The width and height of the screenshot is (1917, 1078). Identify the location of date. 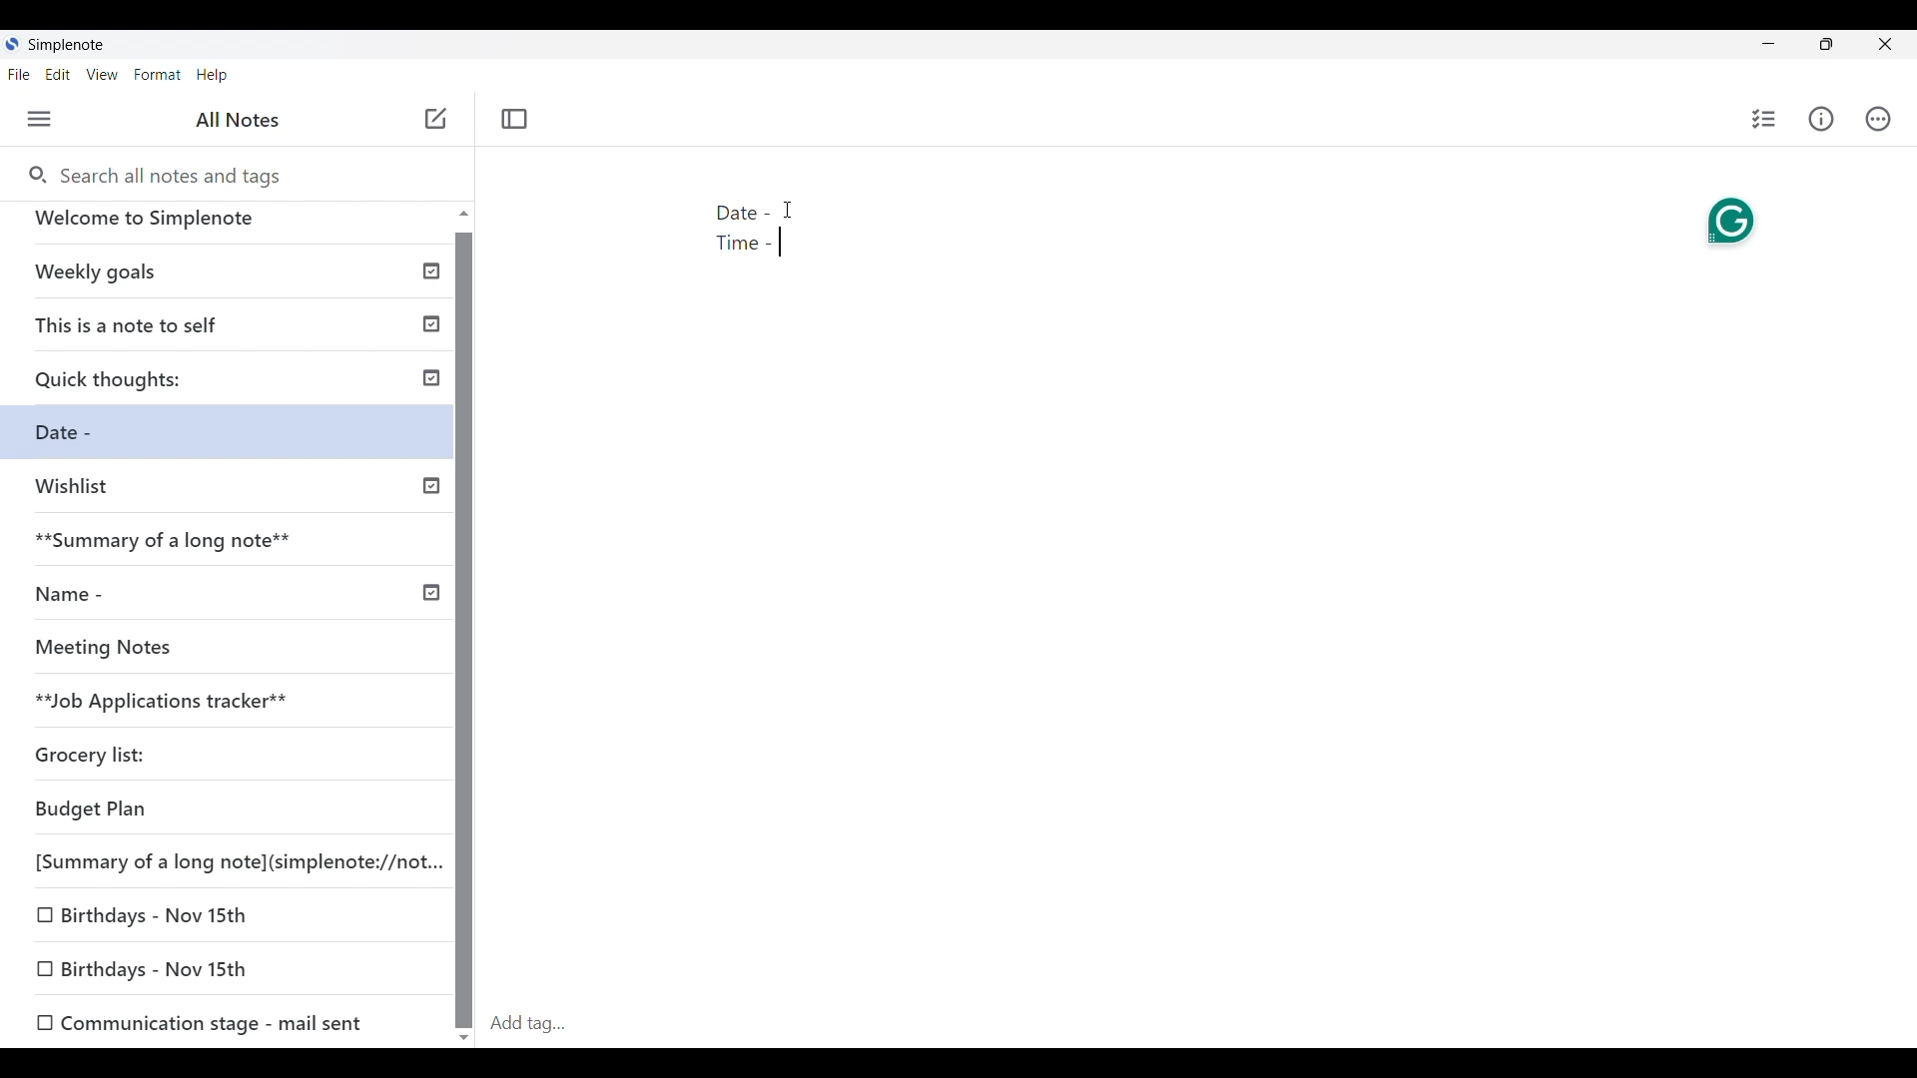
(214, 810).